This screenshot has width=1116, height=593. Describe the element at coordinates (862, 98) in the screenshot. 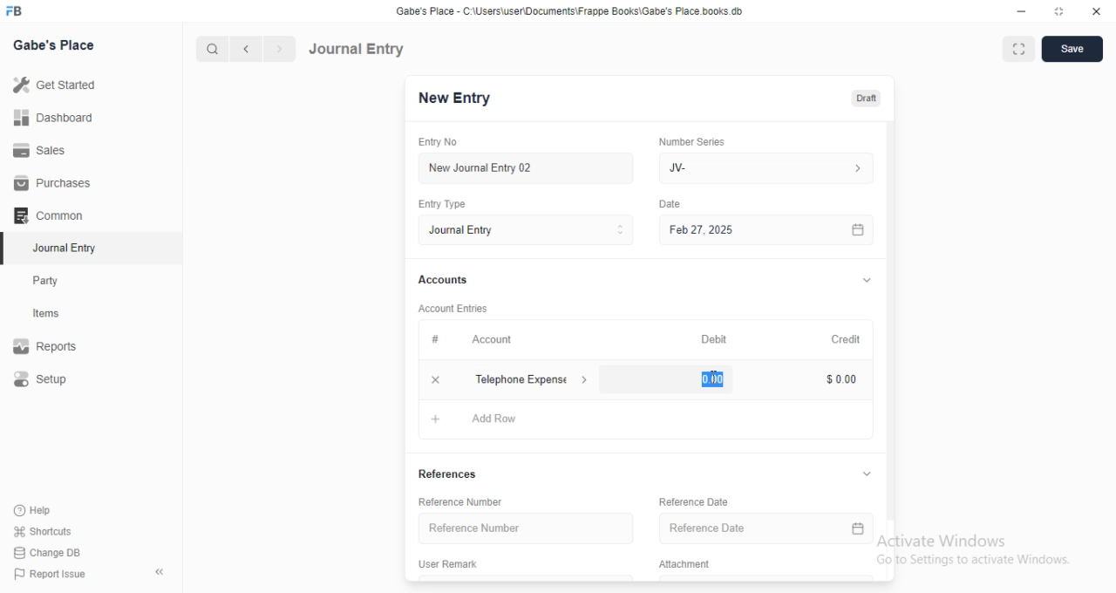

I see `Draft` at that location.